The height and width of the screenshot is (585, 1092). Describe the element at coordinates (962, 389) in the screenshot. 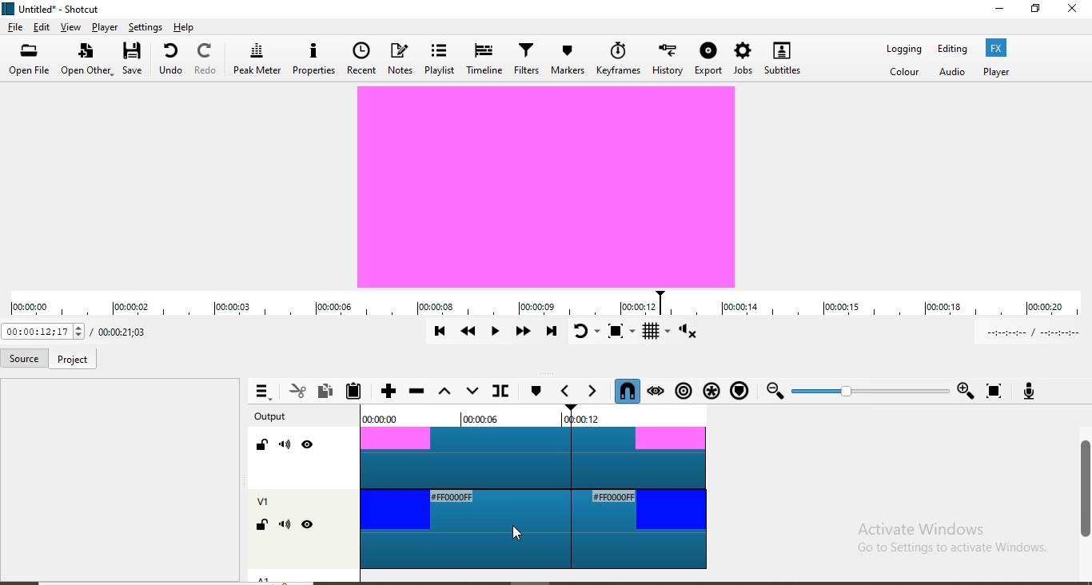

I see `Zoom in` at that location.